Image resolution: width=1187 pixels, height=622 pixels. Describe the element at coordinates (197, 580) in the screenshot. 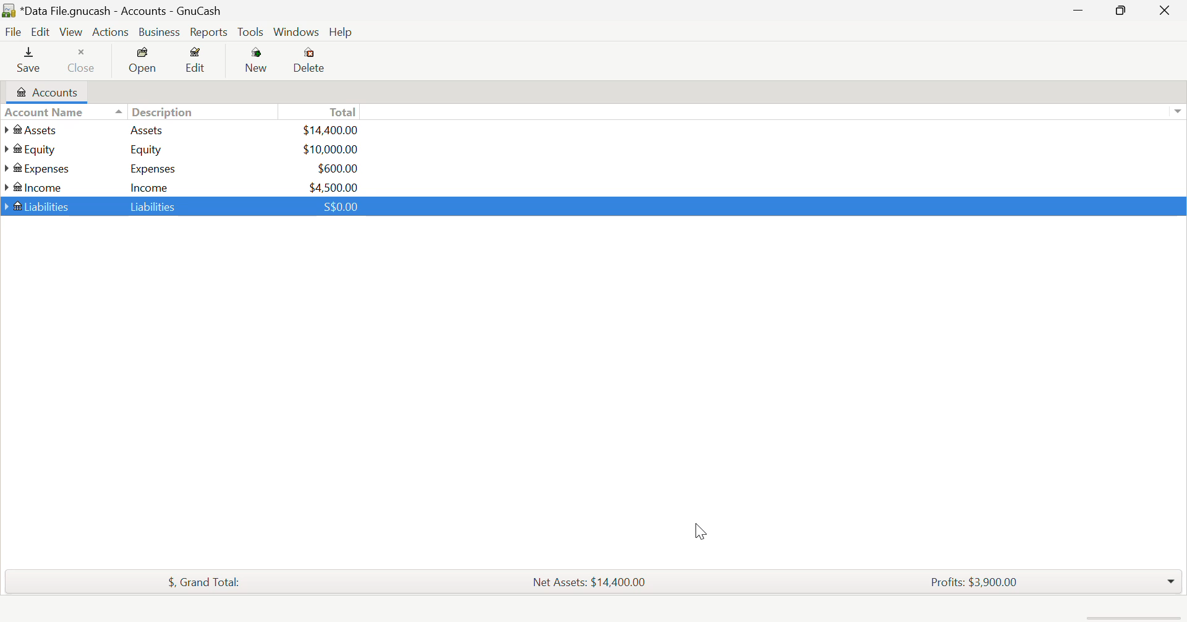

I see `Total` at that location.